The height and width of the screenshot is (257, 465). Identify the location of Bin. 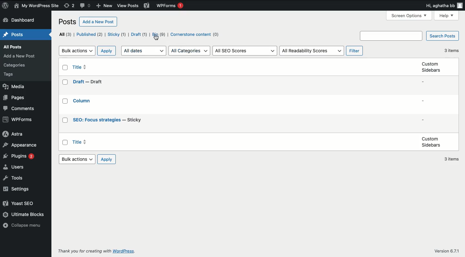
(159, 35).